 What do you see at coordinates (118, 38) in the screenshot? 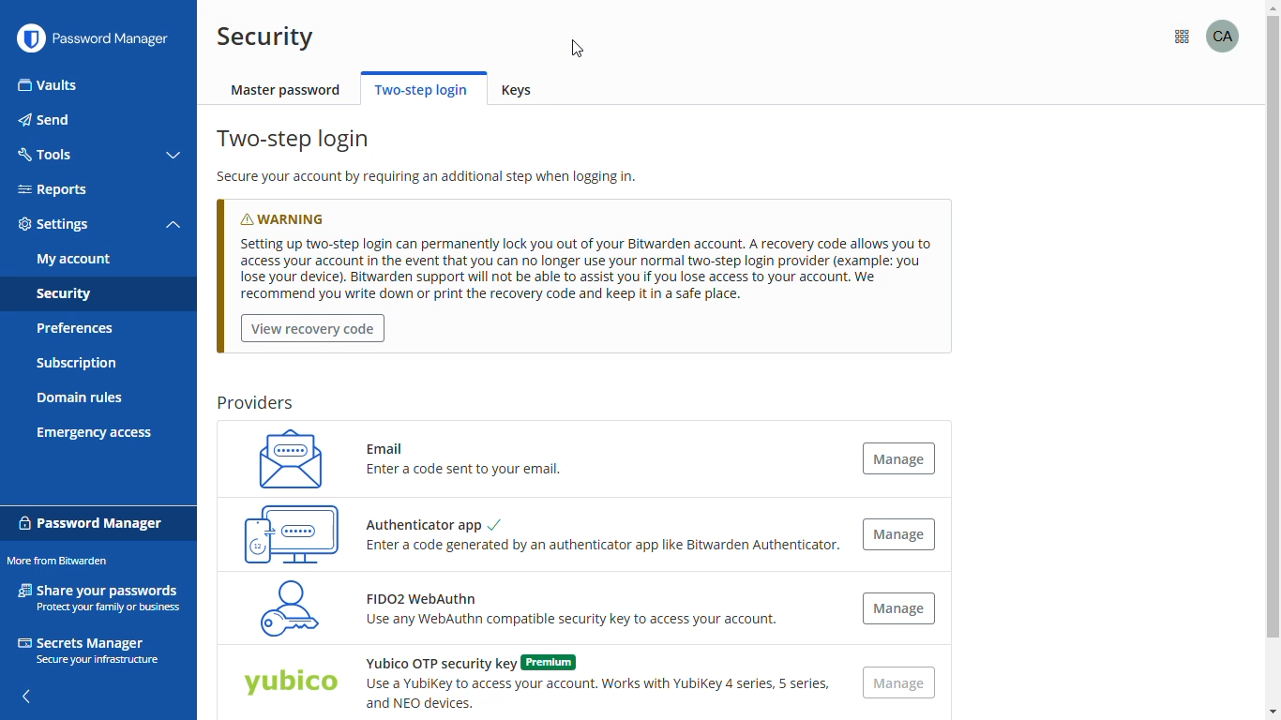
I see `password manager` at bounding box center [118, 38].